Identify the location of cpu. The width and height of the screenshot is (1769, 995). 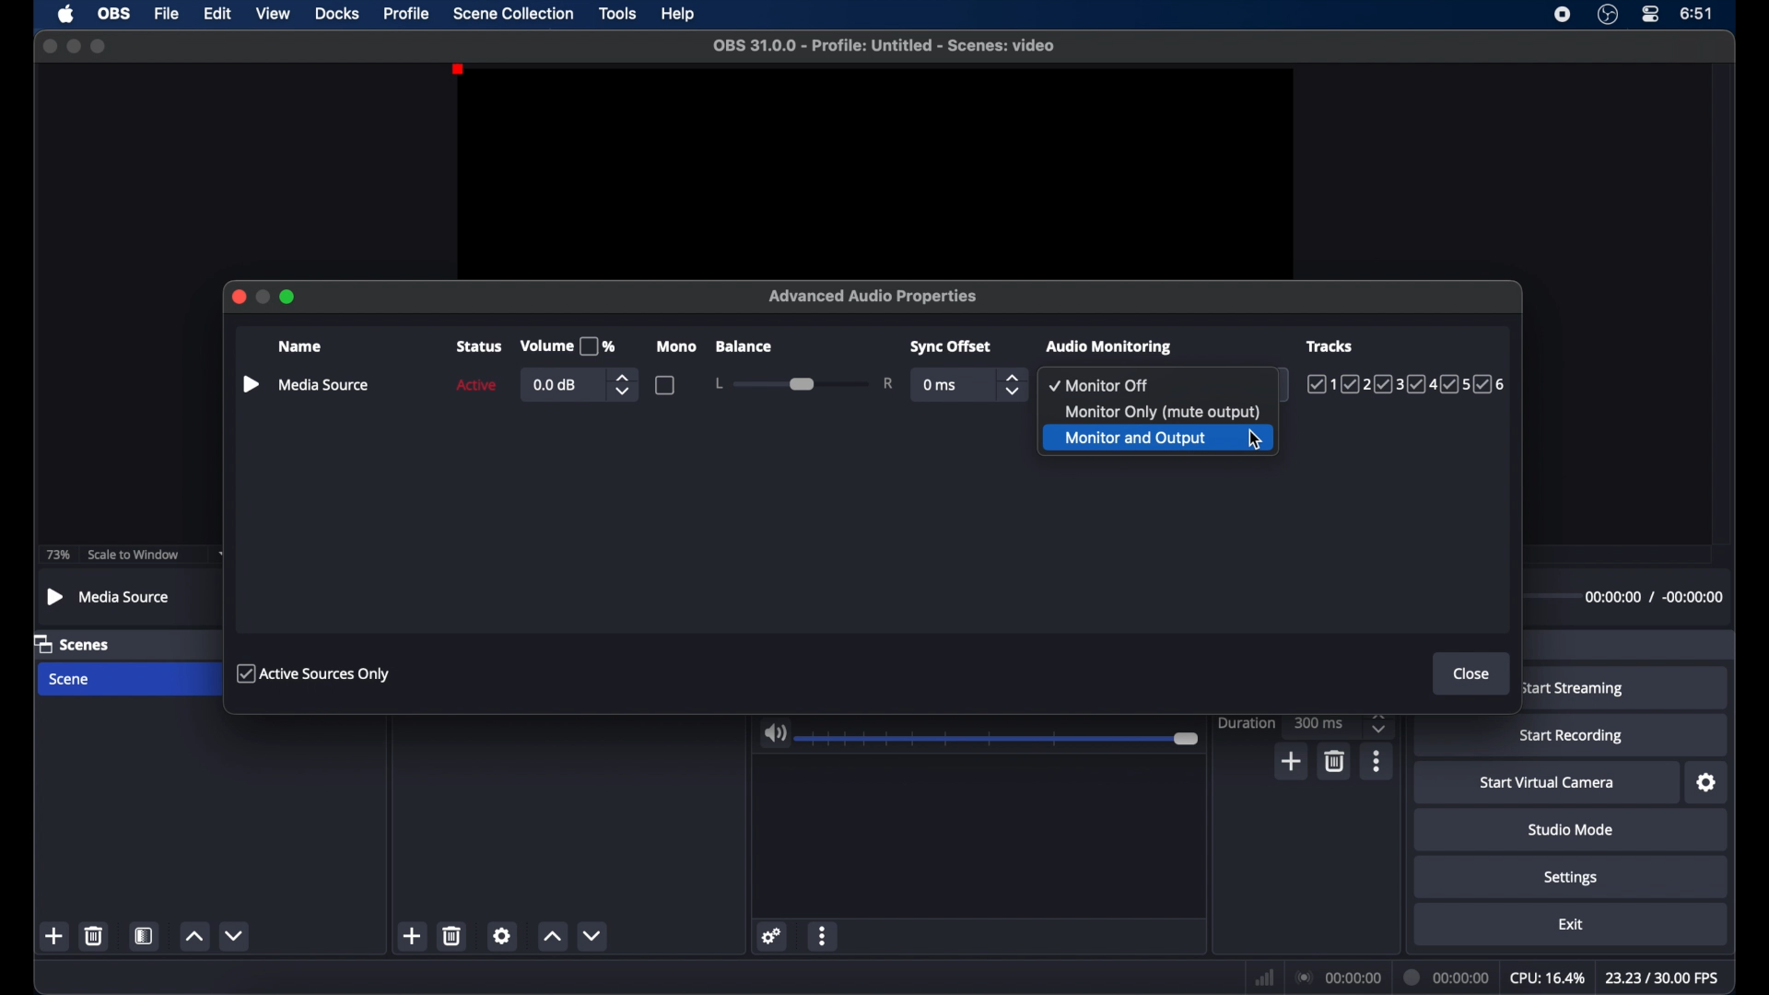
(1547, 977).